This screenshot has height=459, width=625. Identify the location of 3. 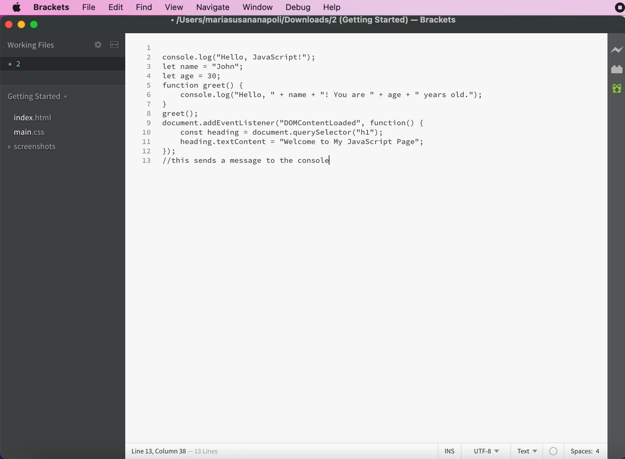
(149, 67).